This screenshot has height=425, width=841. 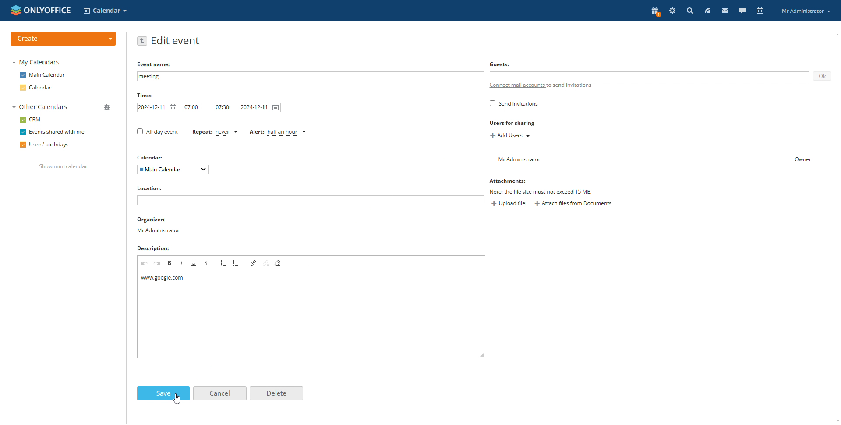 I want to click on add event name, so click(x=310, y=76).